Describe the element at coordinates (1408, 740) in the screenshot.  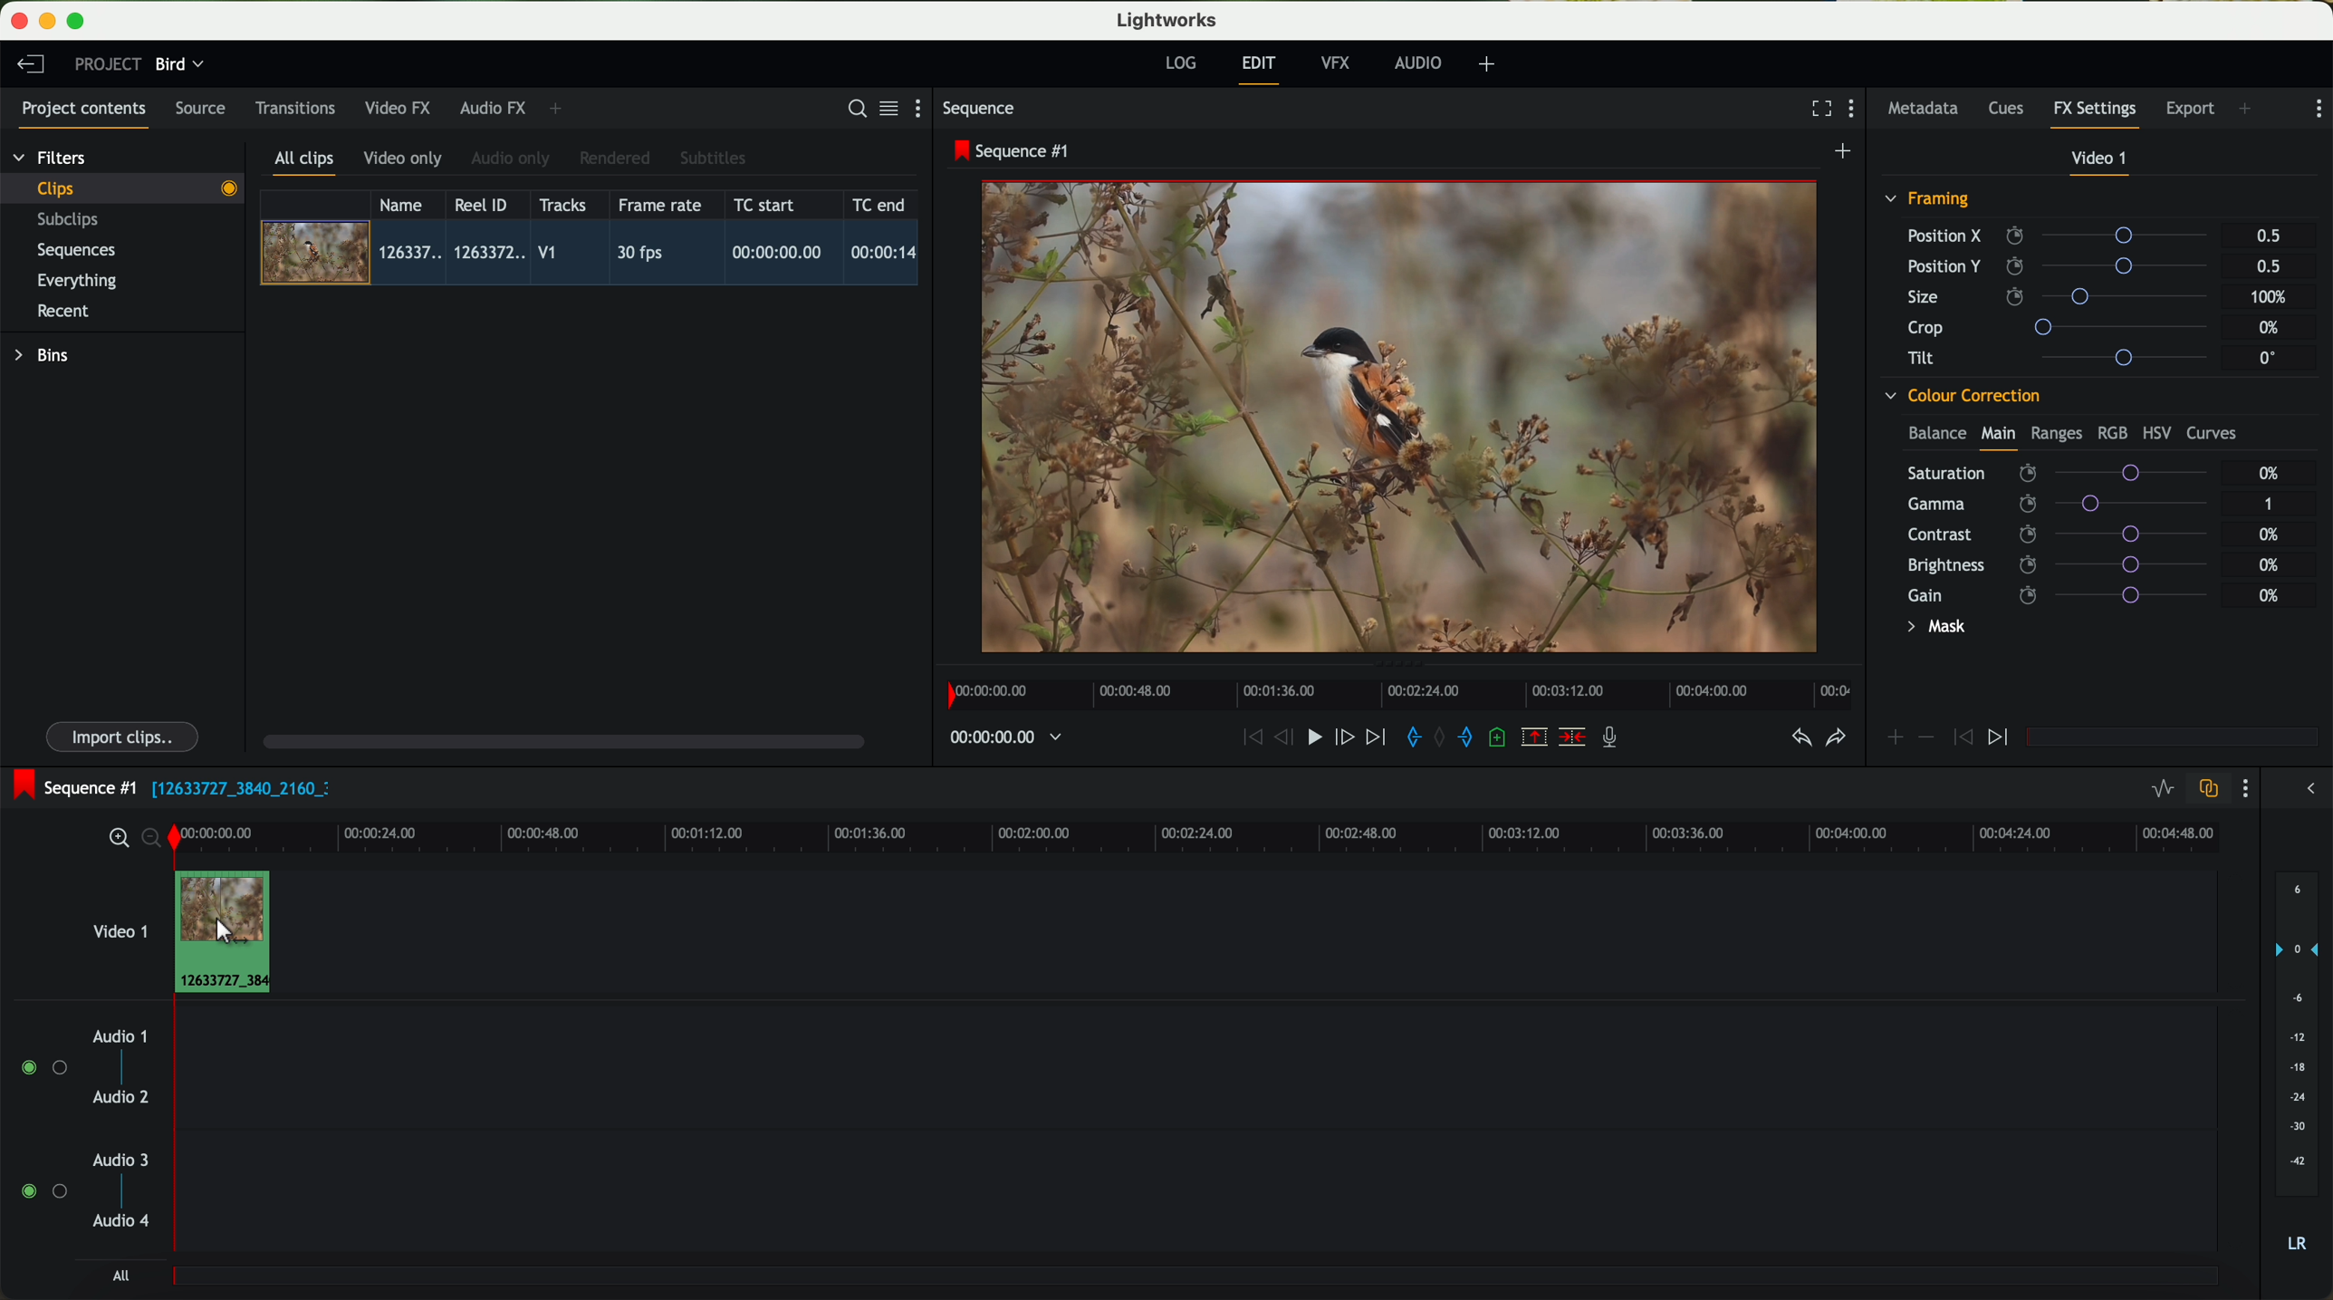
I see `add 'in' mark` at that location.